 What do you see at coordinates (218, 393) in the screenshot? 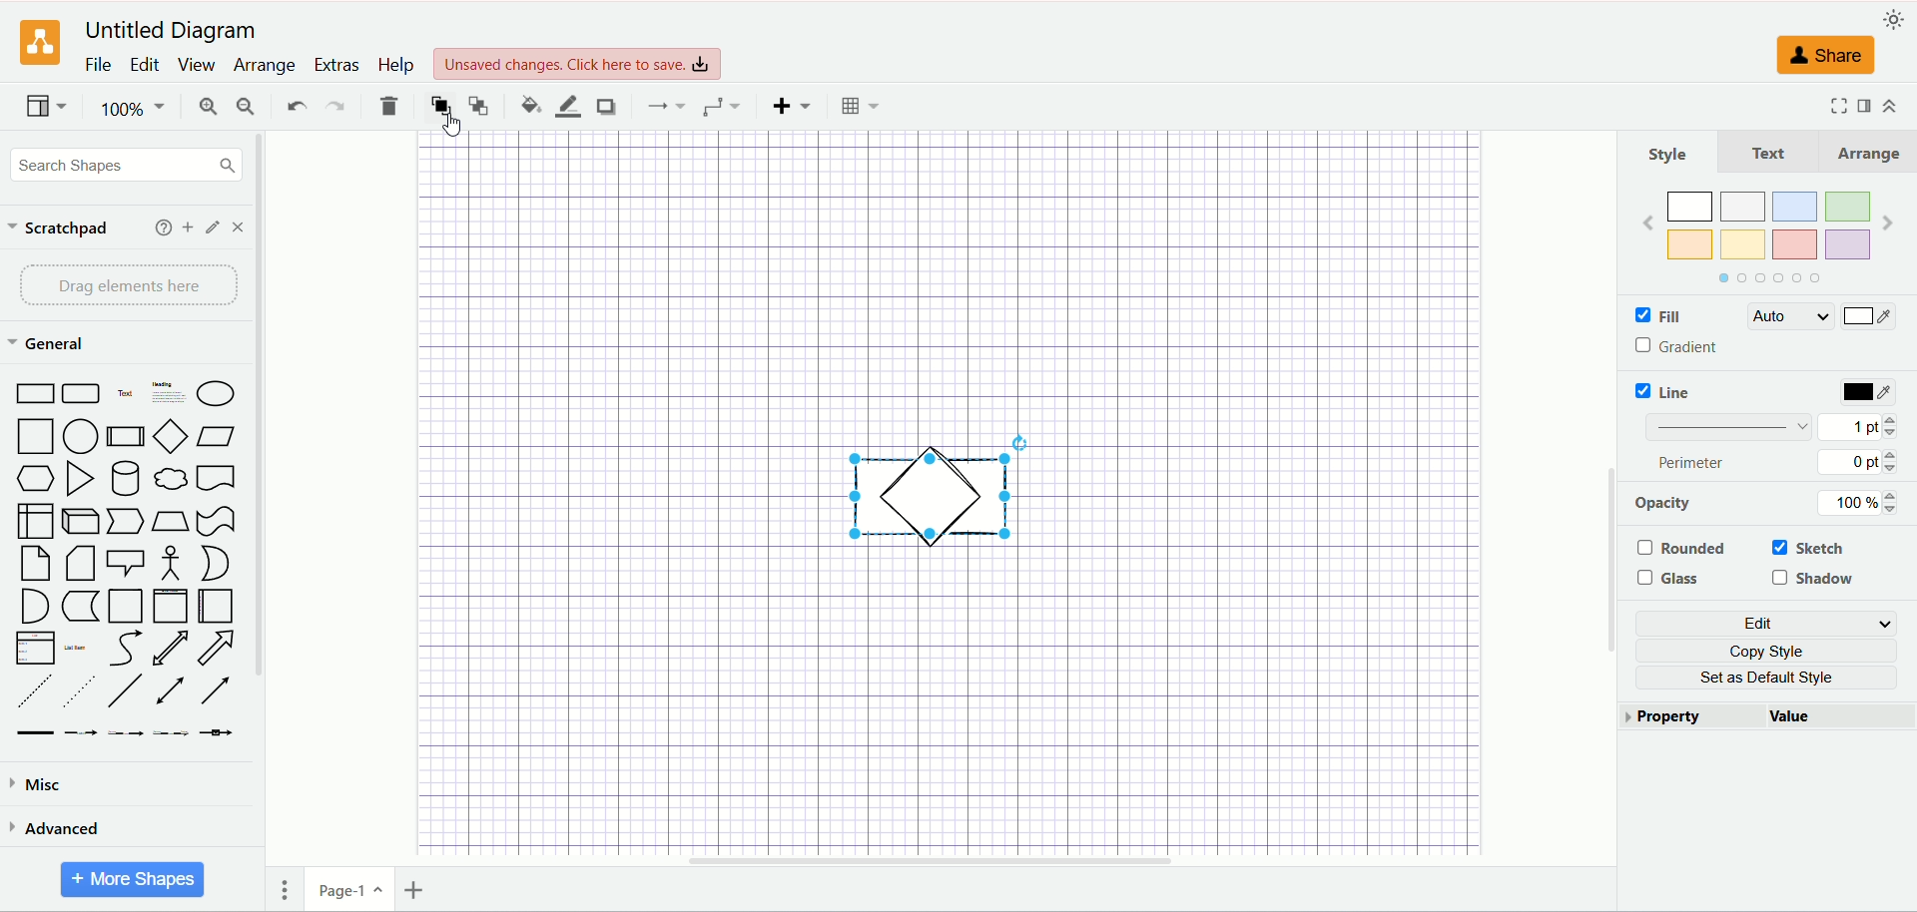
I see `eclipse` at bounding box center [218, 393].